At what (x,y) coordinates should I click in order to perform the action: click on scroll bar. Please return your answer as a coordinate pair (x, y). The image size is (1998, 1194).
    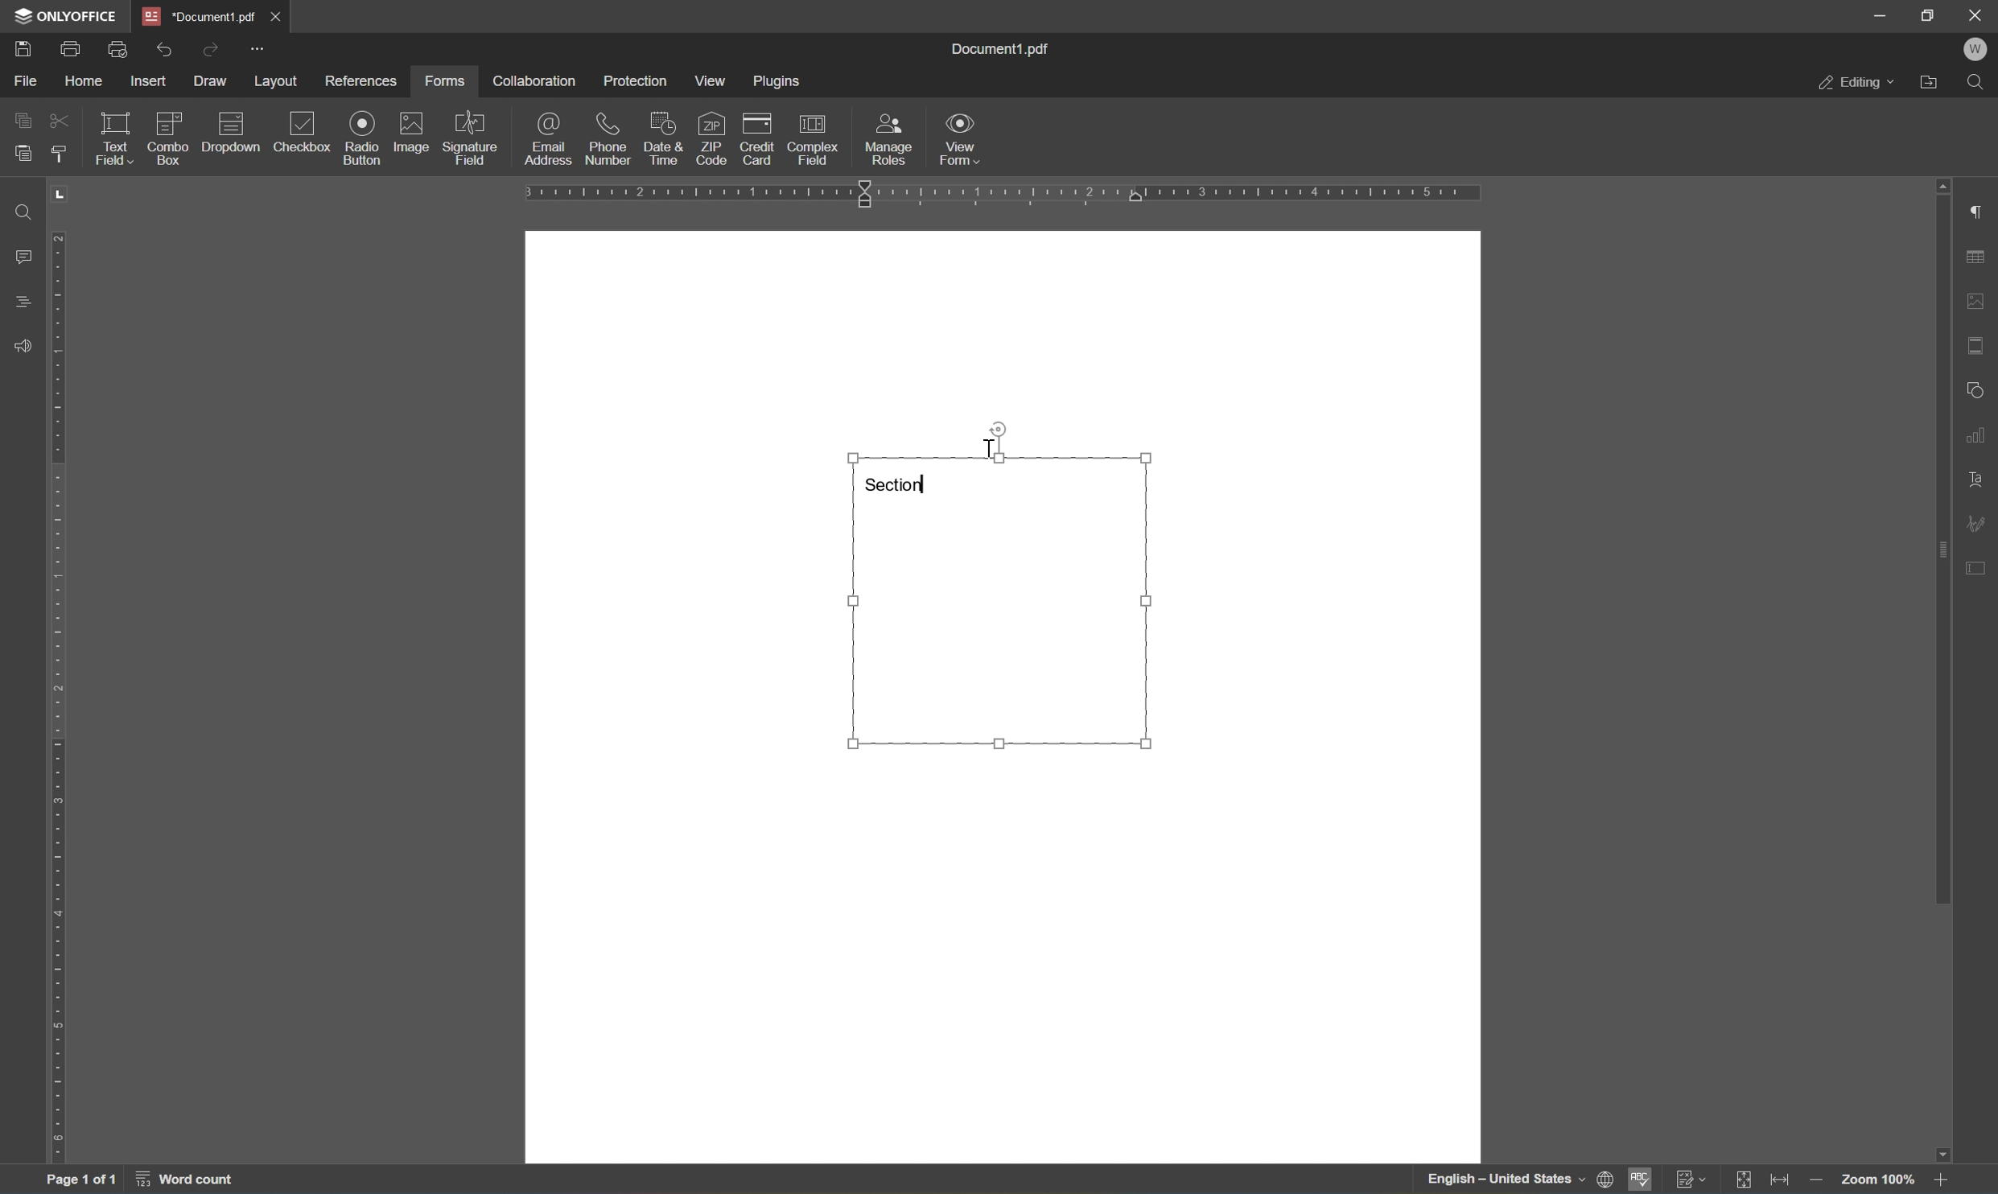
    Looking at the image, I should click on (1941, 541).